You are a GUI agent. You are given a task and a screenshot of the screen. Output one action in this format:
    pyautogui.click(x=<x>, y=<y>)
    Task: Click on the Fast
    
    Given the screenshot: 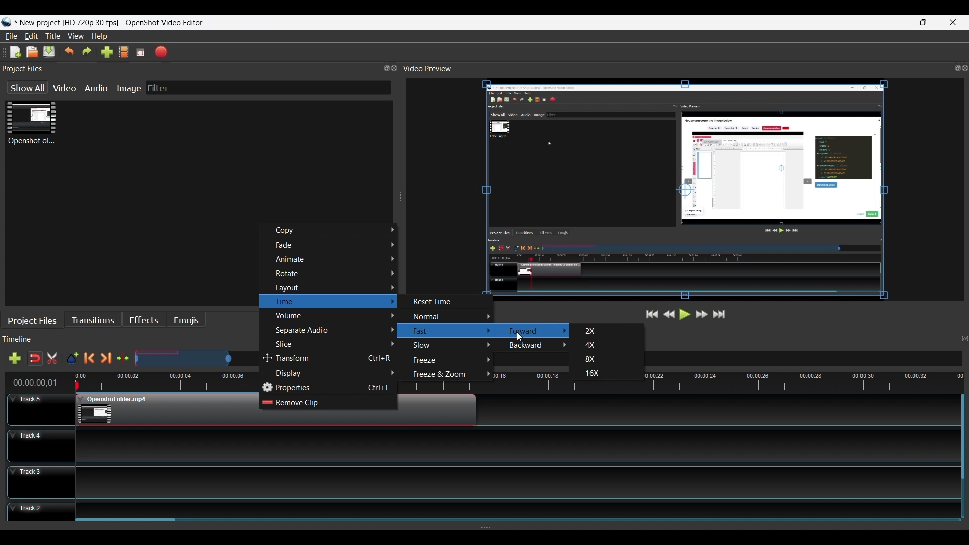 What is the action you would take?
    pyautogui.click(x=447, y=331)
    